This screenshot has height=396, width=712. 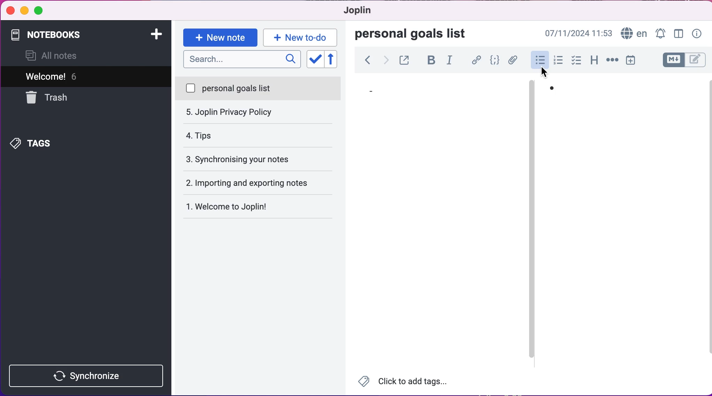 I want to click on heading, so click(x=594, y=62).